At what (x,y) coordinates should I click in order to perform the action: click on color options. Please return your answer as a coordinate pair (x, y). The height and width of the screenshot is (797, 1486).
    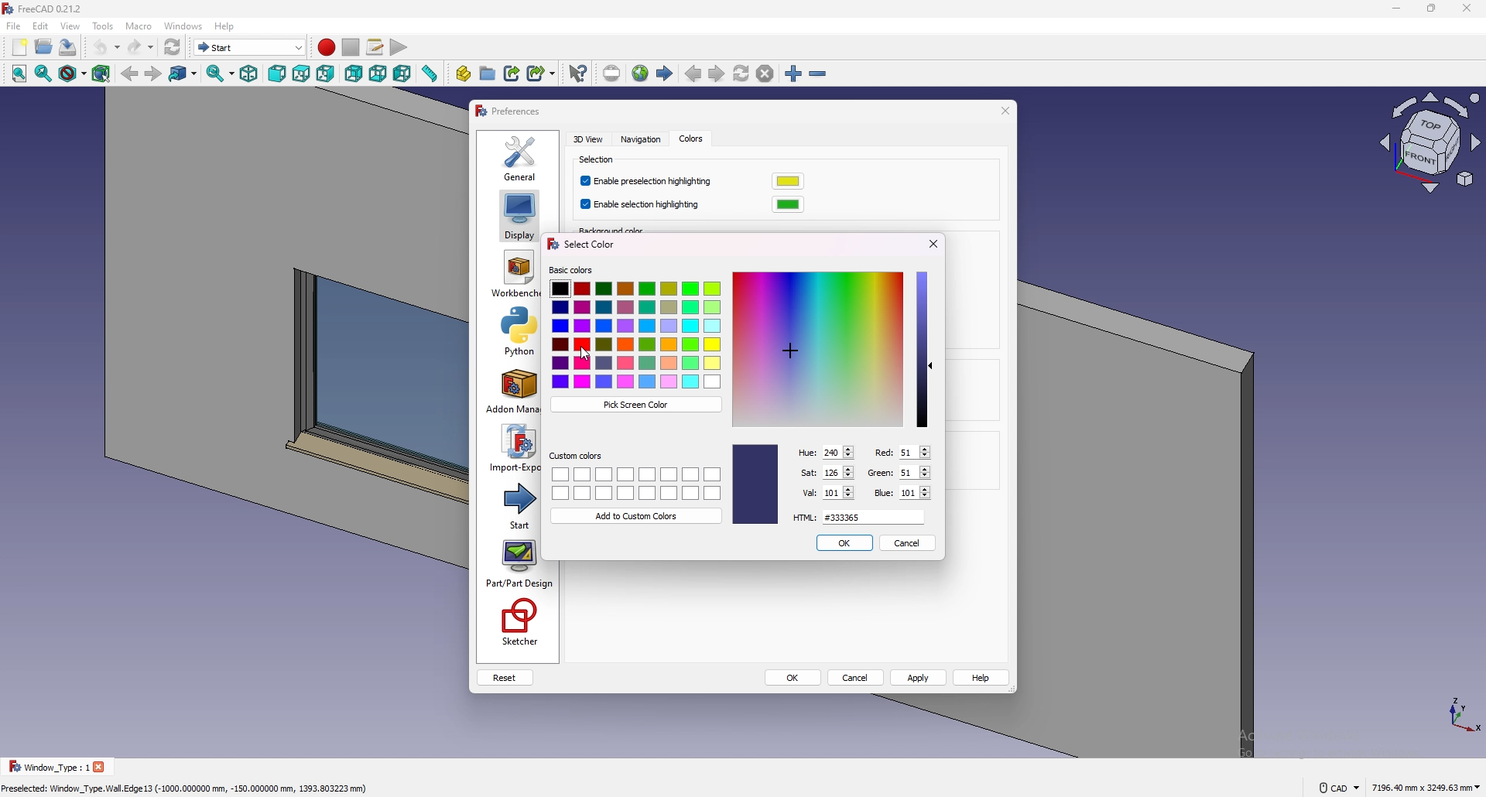
    Looking at the image, I should click on (636, 335).